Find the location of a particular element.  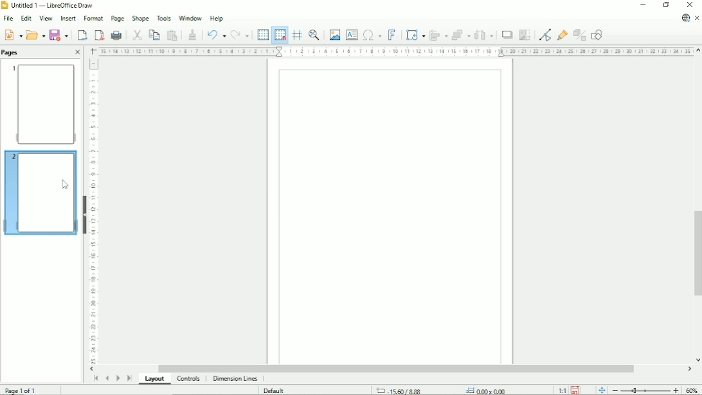

Copy is located at coordinates (154, 34).